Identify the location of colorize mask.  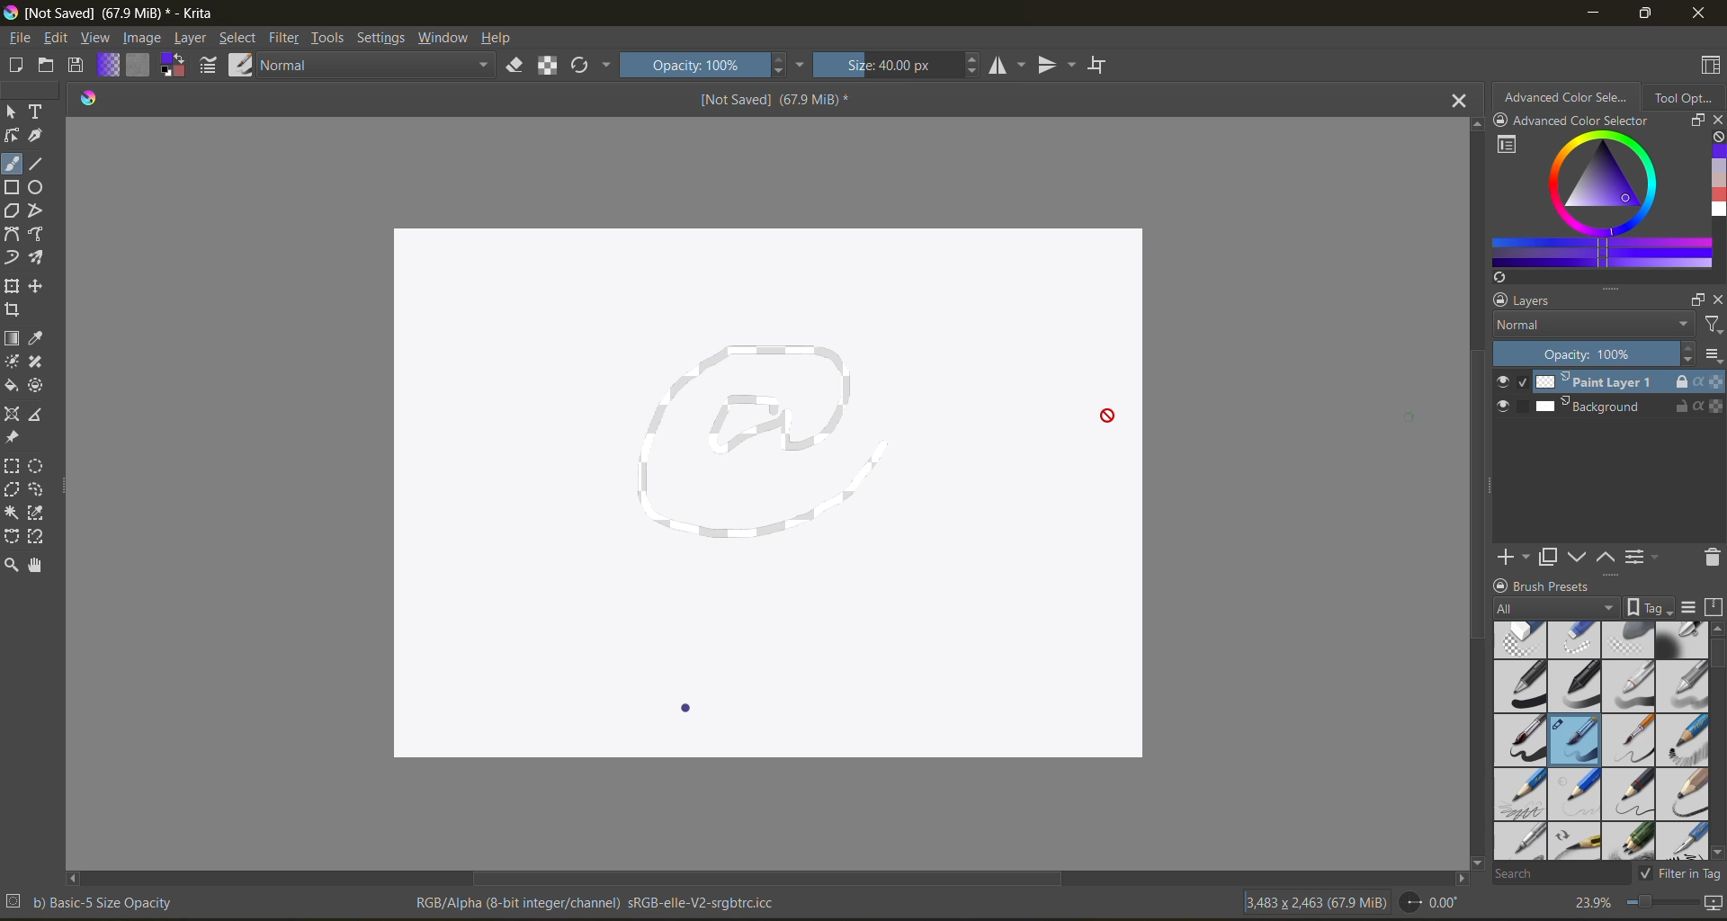
(11, 362).